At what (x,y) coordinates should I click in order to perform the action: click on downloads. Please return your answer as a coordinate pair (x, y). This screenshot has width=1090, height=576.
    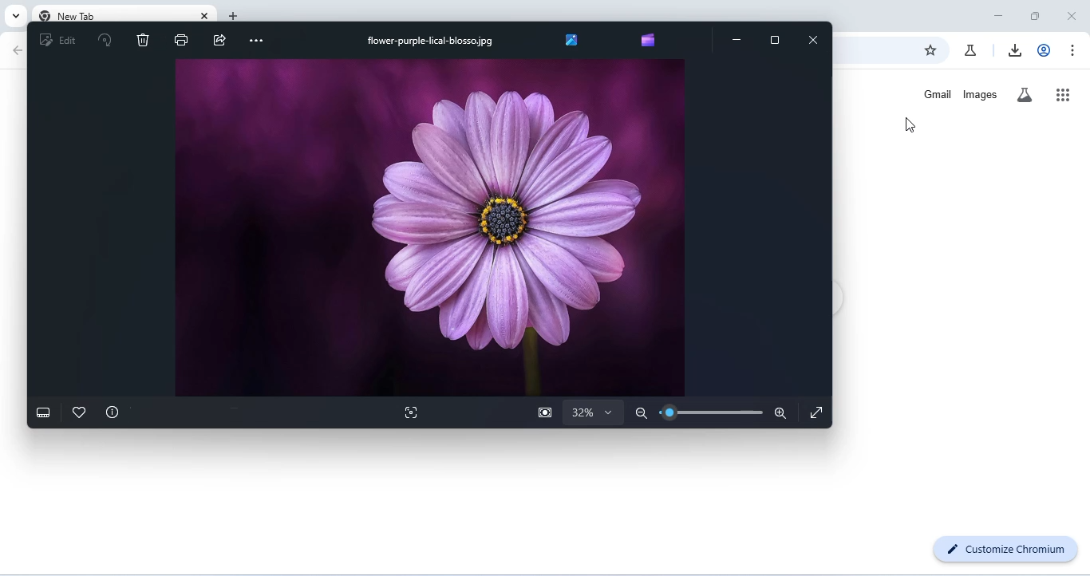
    Looking at the image, I should click on (1015, 49).